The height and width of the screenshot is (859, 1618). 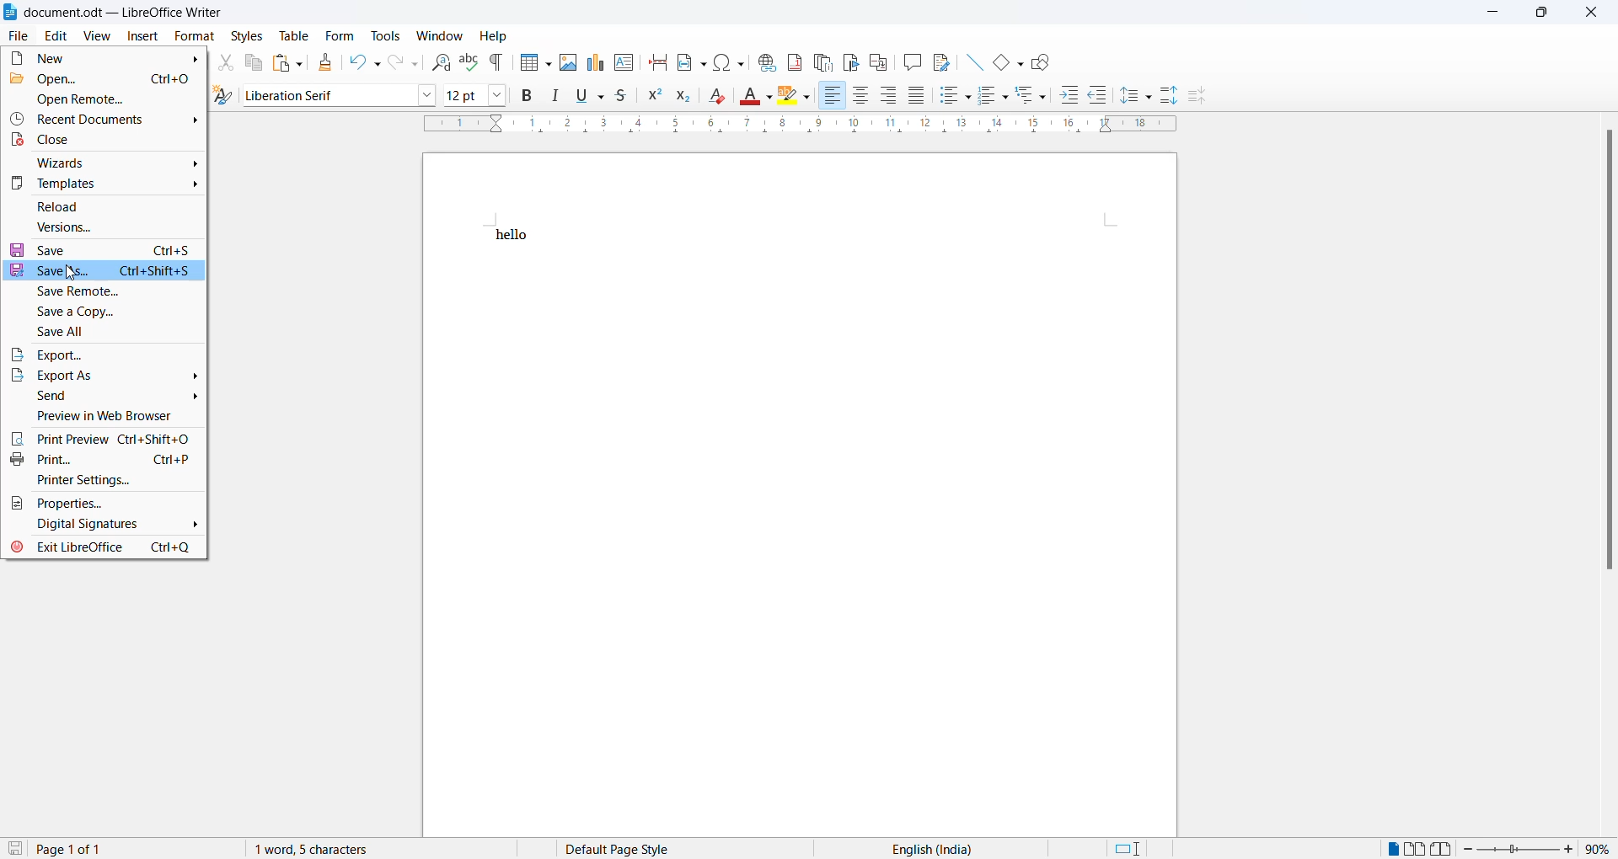 What do you see at coordinates (730, 62) in the screenshot?
I see `Insert a special character` at bounding box center [730, 62].